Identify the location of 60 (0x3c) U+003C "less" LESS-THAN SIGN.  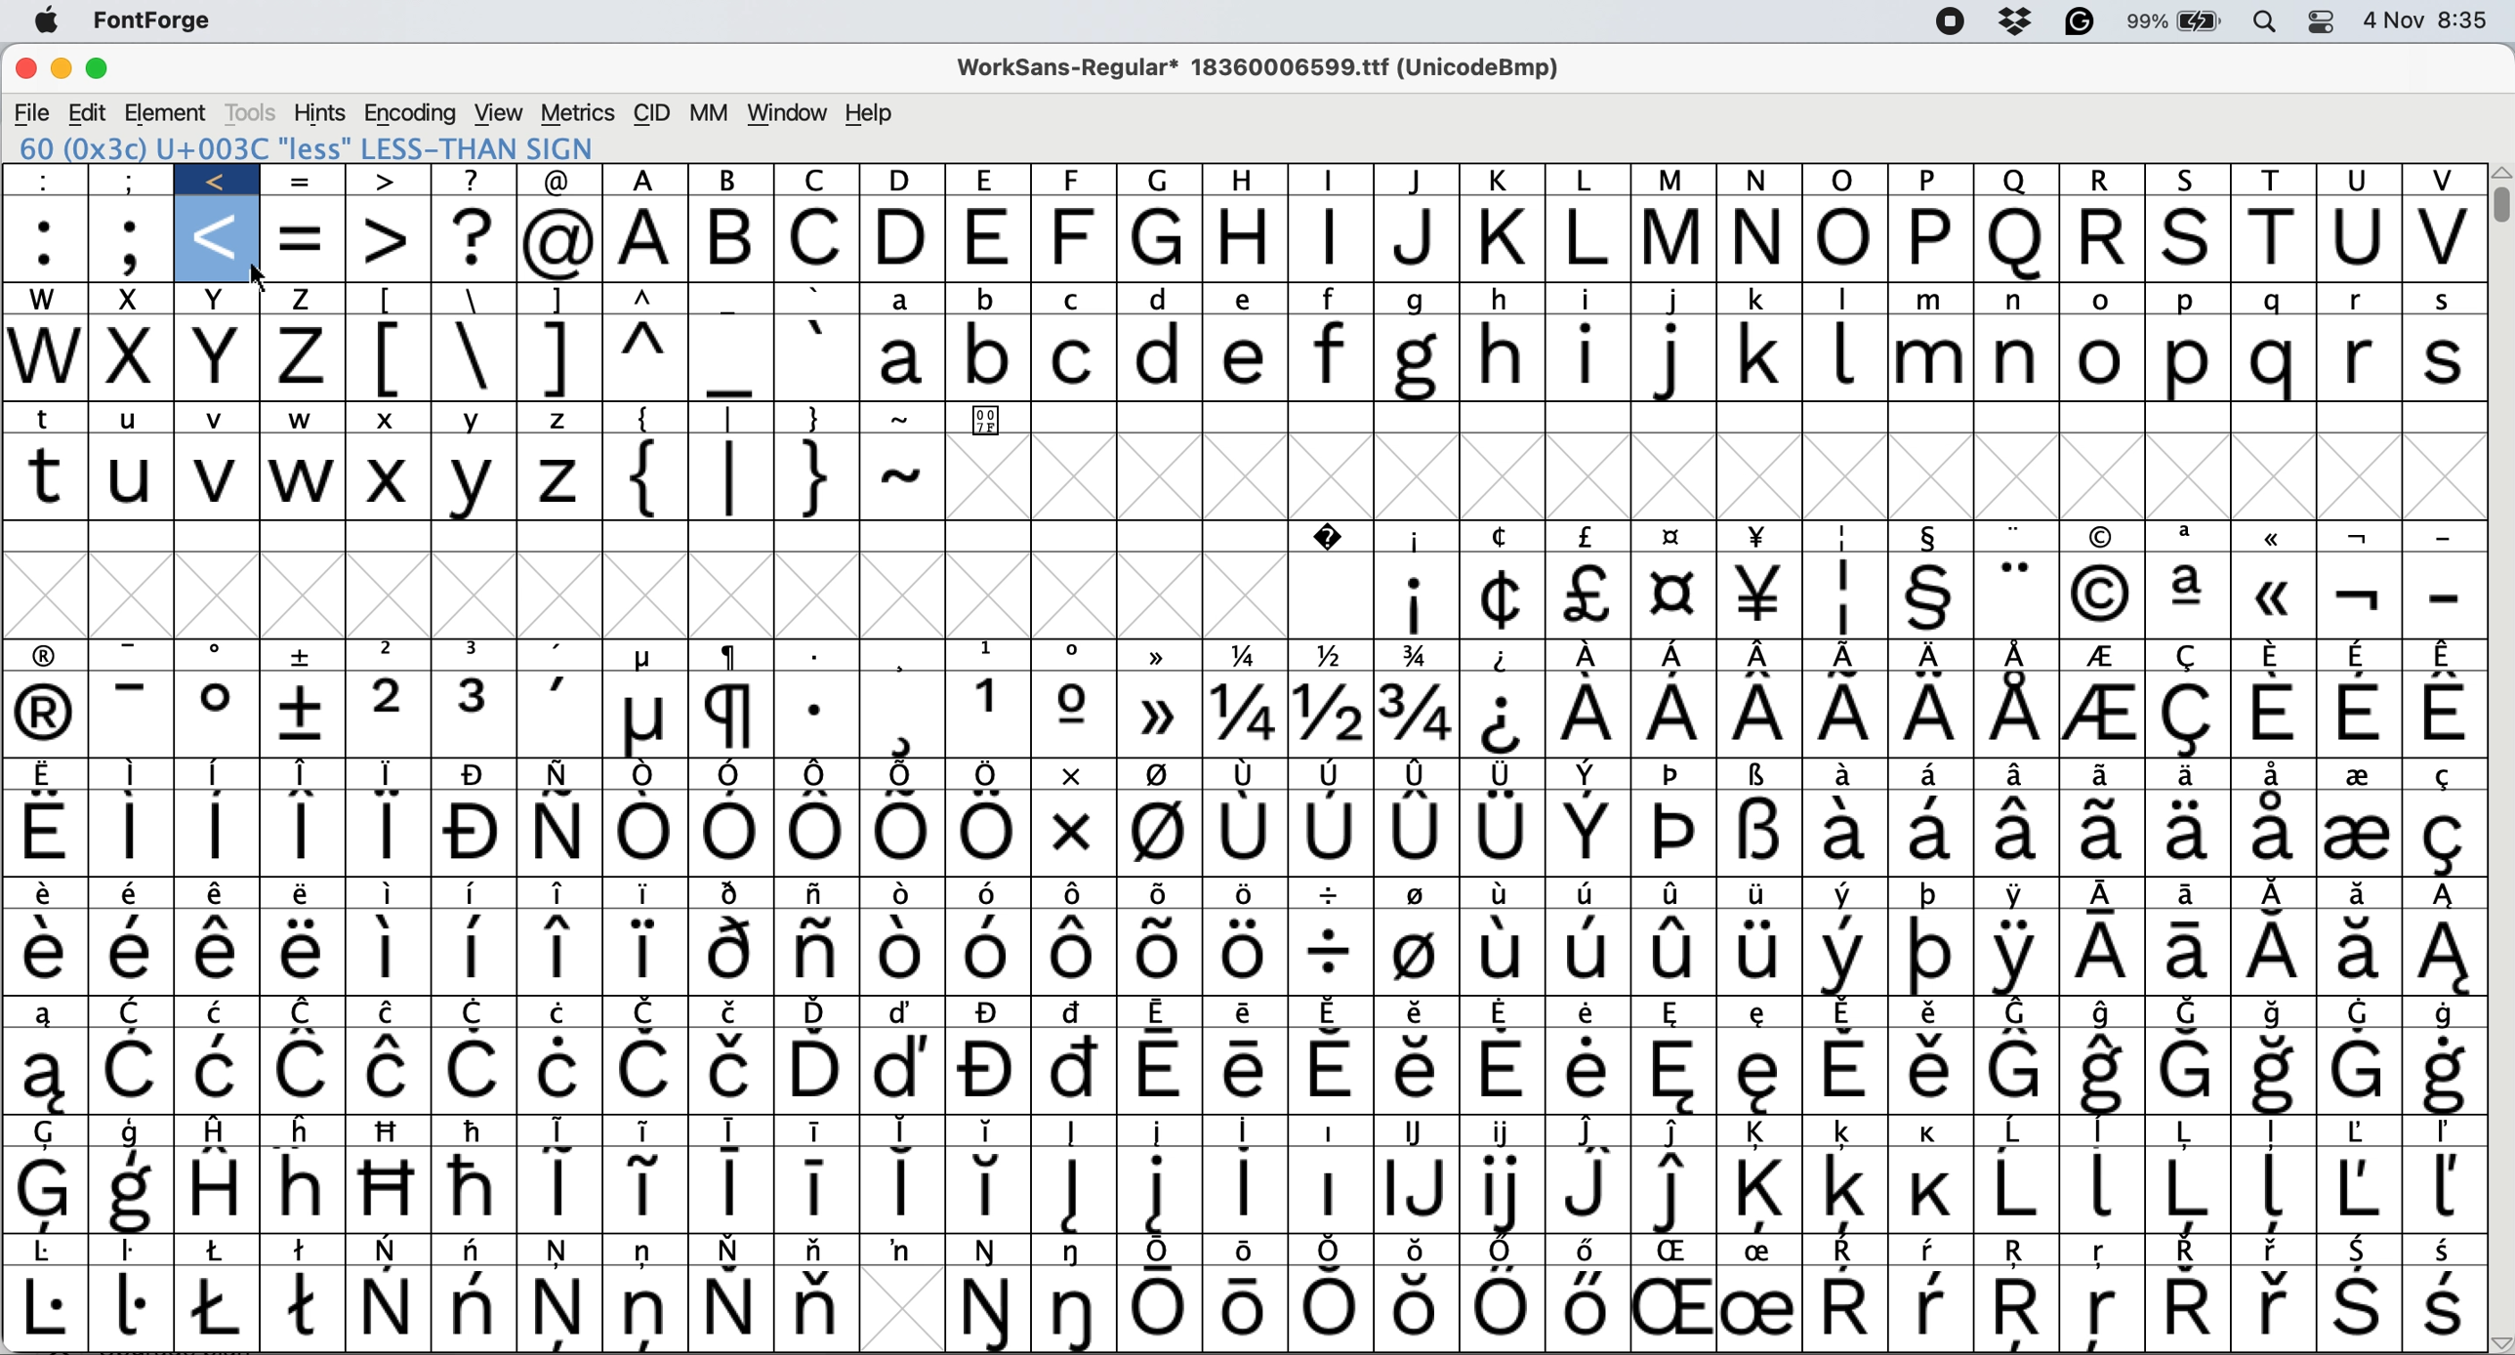
(323, 146).